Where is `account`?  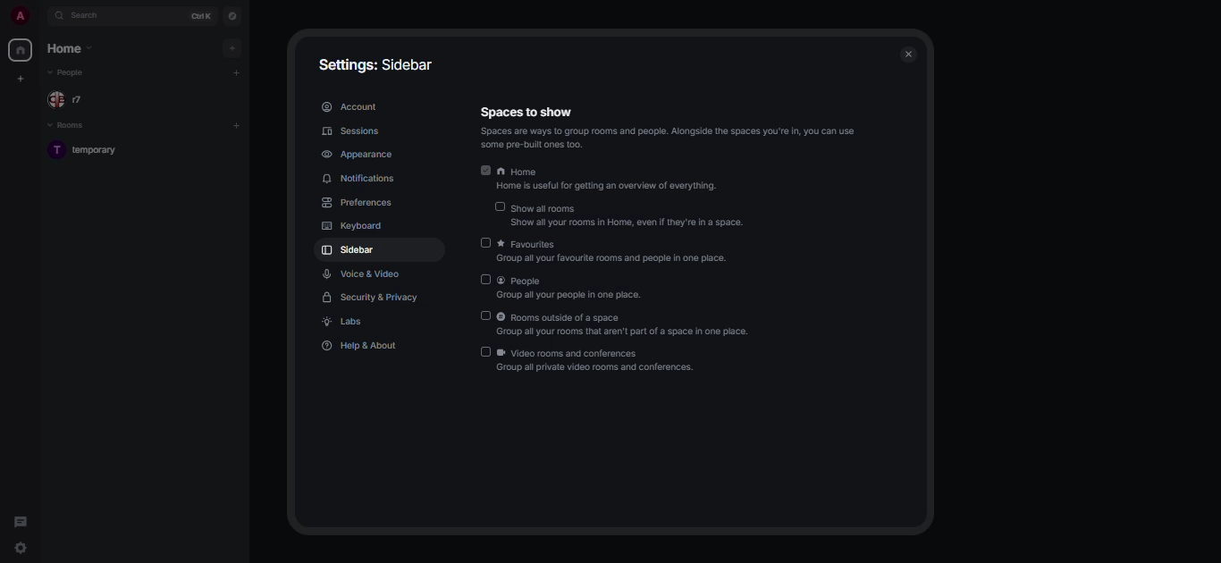 account is located at coordinates (350, 107).